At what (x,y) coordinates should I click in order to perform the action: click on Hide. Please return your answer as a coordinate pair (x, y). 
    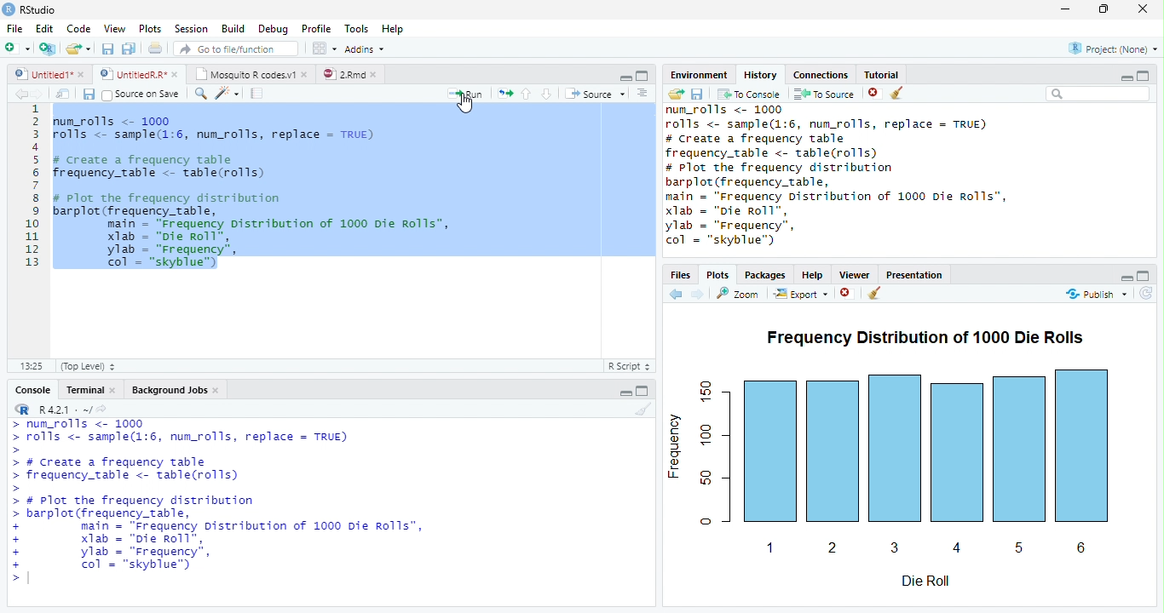
    Looking at the image, I should click on (624, 77).